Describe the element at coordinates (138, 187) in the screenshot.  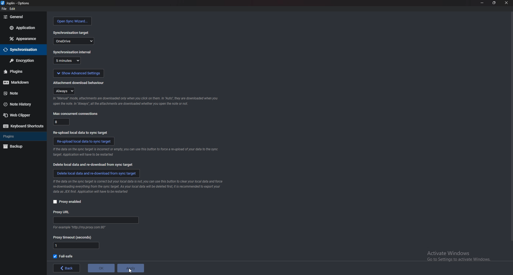
I see `info` at that location.